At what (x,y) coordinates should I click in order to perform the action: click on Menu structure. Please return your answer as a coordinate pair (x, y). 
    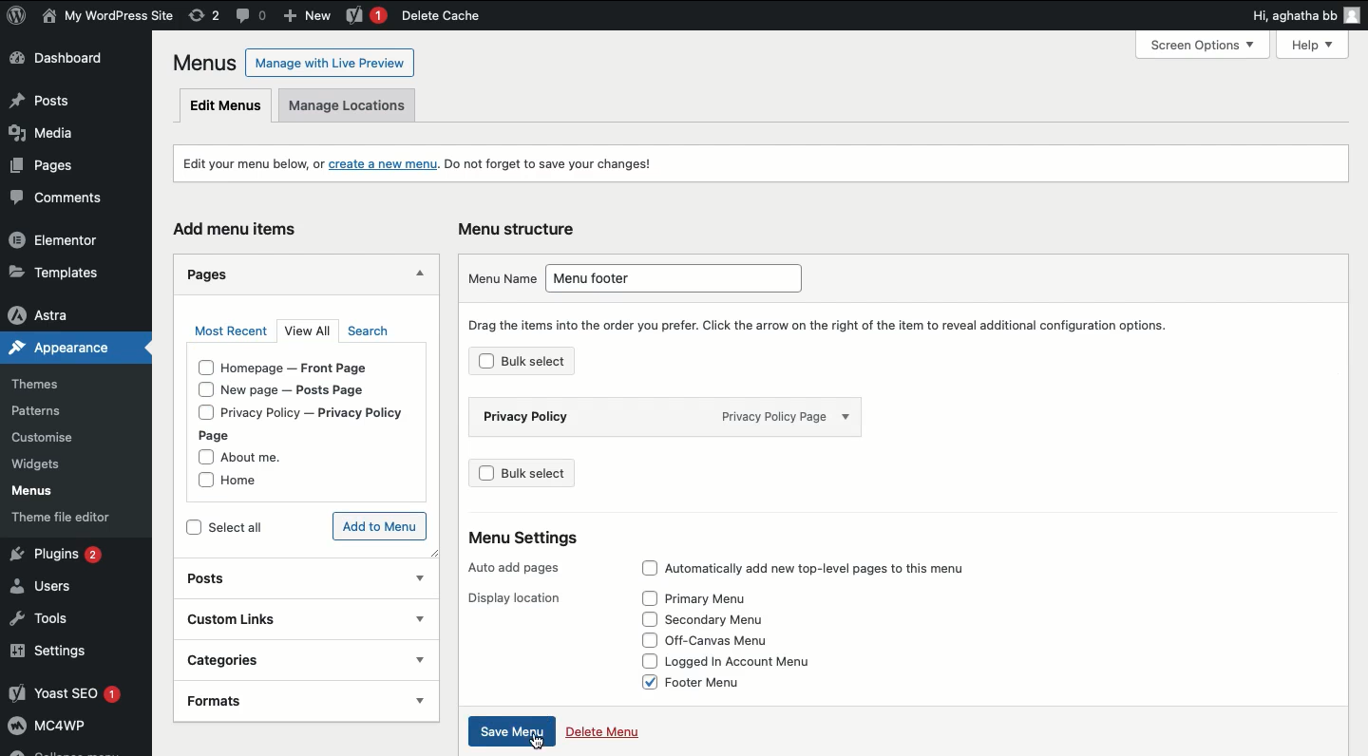
    Looking at the image, I should click on (521, 227).